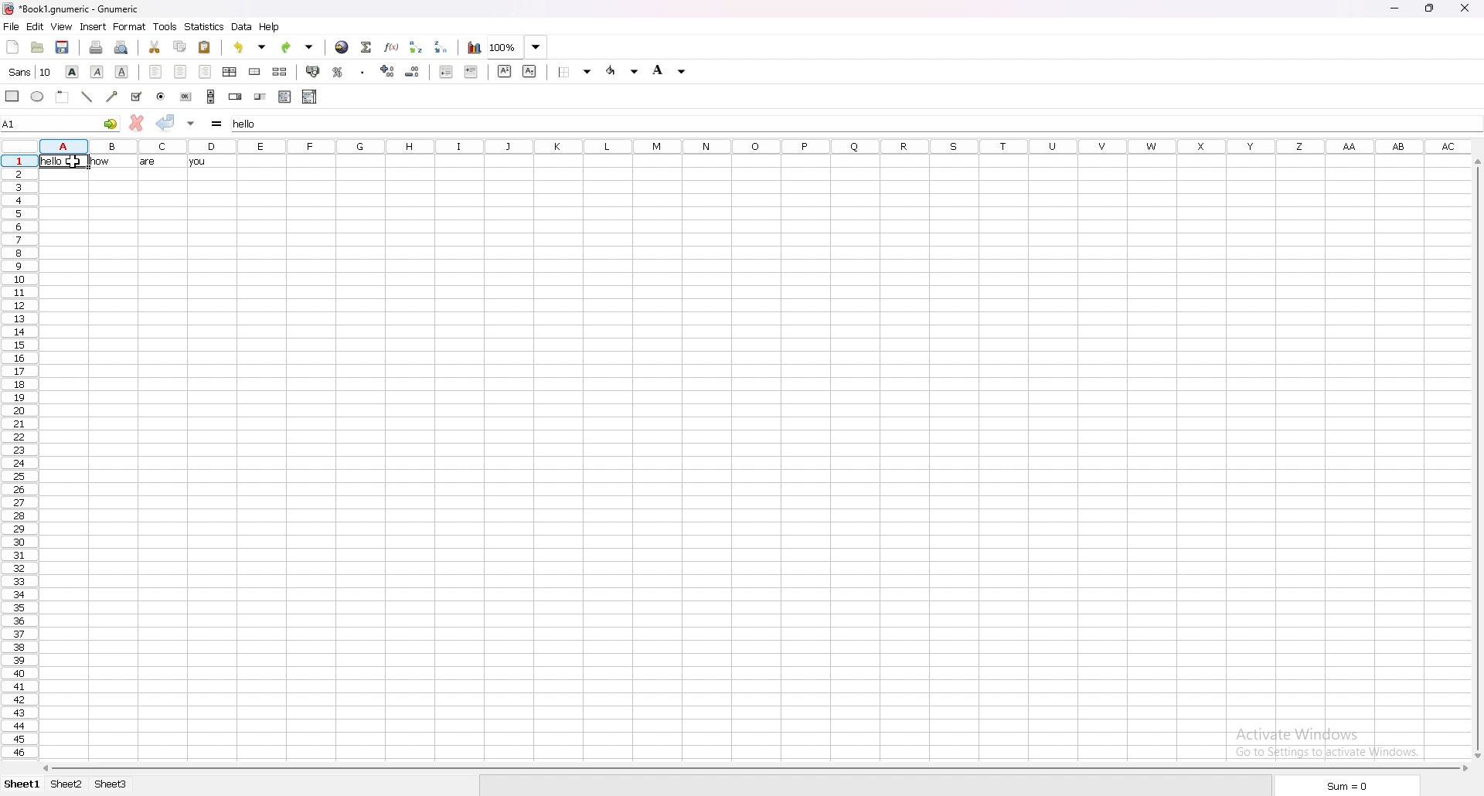 Image resolution: width=1484 pixels, height=796 pixels. I want to click on increase decimal, so click(389, 71).